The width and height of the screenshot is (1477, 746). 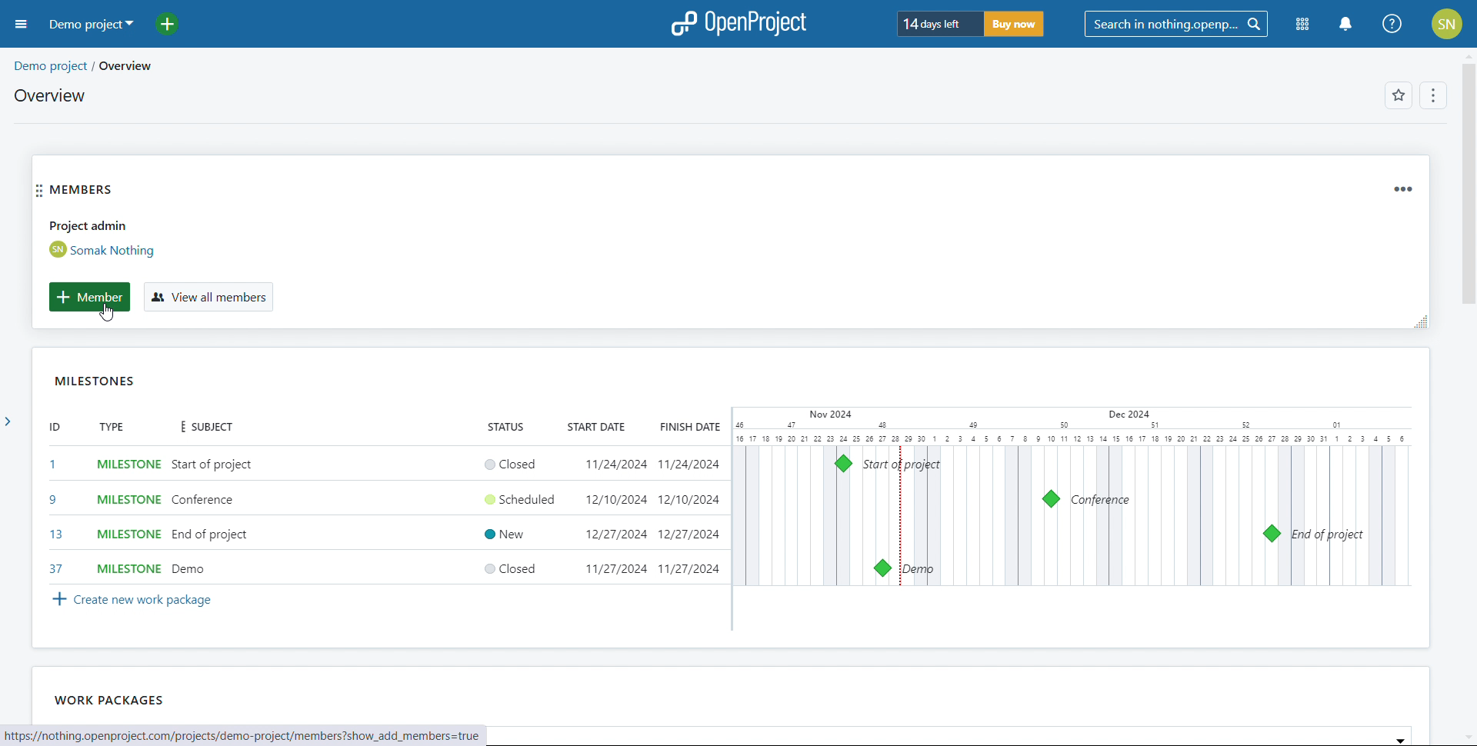 What do you see at coordinates (1398, 95) in the screenshot?
I see `add to favorites` at bounding box center [1398, 95].